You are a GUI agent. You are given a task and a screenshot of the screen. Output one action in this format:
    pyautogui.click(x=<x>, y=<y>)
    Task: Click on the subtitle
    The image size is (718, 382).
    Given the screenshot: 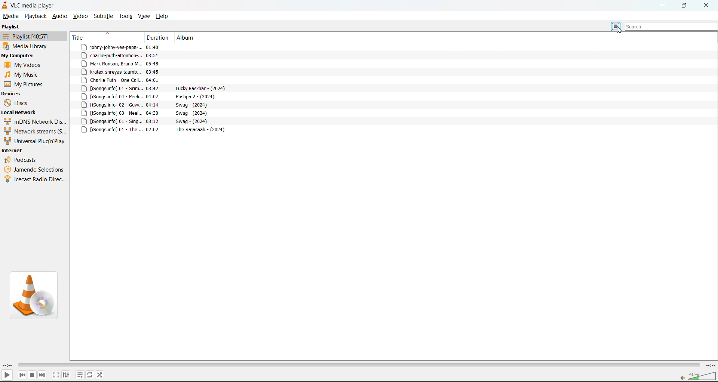 What is the action you would take?
    pyautogui.click(x=103, y=16)
    